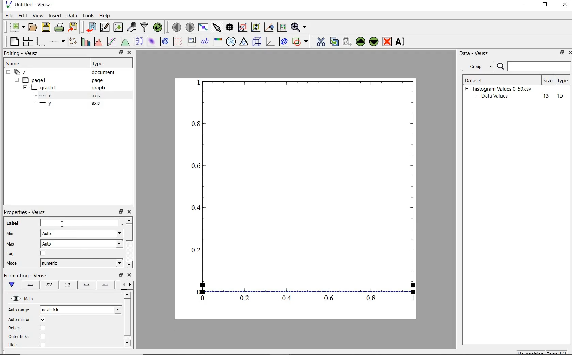 The image size is (572, 355). What do you see at coordinates (47, 103) in the screenshot?
I see `y-axis` at bounding box center [47, 103].